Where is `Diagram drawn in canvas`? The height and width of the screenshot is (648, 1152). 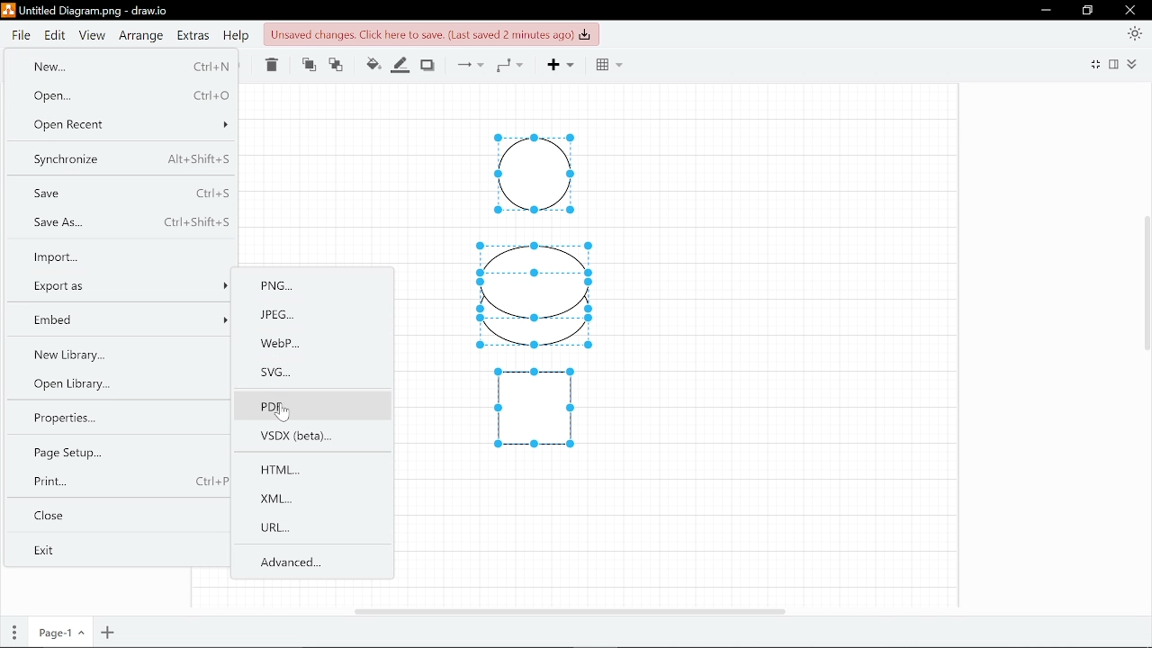
Diagram drawn in canvas is located at coordinates (542, 299).